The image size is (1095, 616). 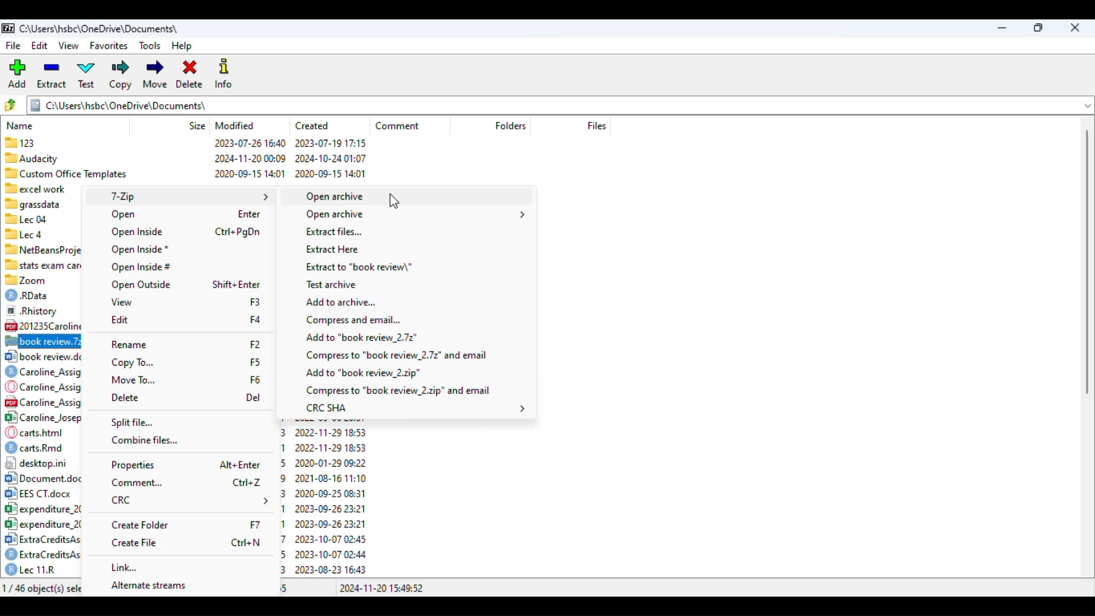 What do you see at coordinates (13, 45) in the screenshot?
I see `file` at bounding box center [13, 45].